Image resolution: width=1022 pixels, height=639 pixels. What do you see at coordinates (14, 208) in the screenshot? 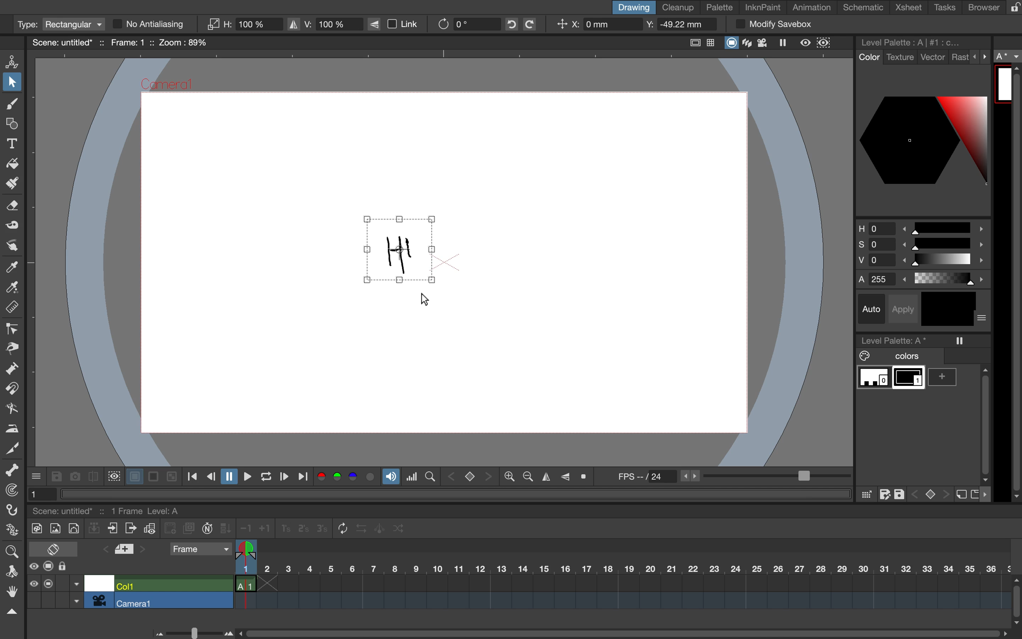
I see `eraser tool` at bounding box center [14, 208].